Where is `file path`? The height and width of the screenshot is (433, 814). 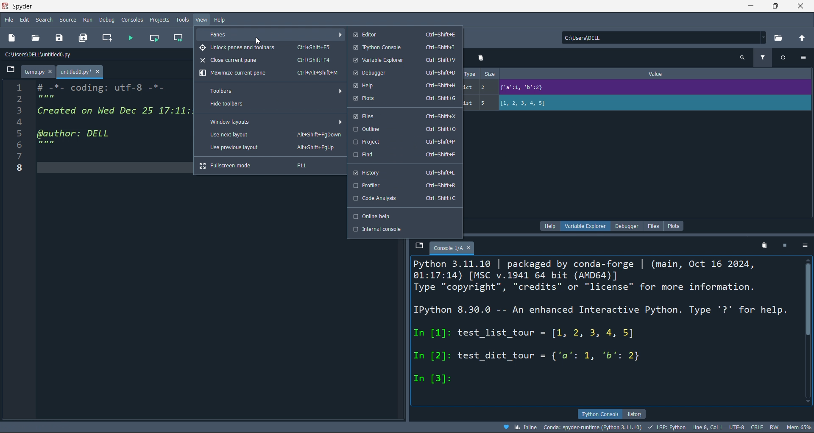
file path is located at coordinates (96, 56).